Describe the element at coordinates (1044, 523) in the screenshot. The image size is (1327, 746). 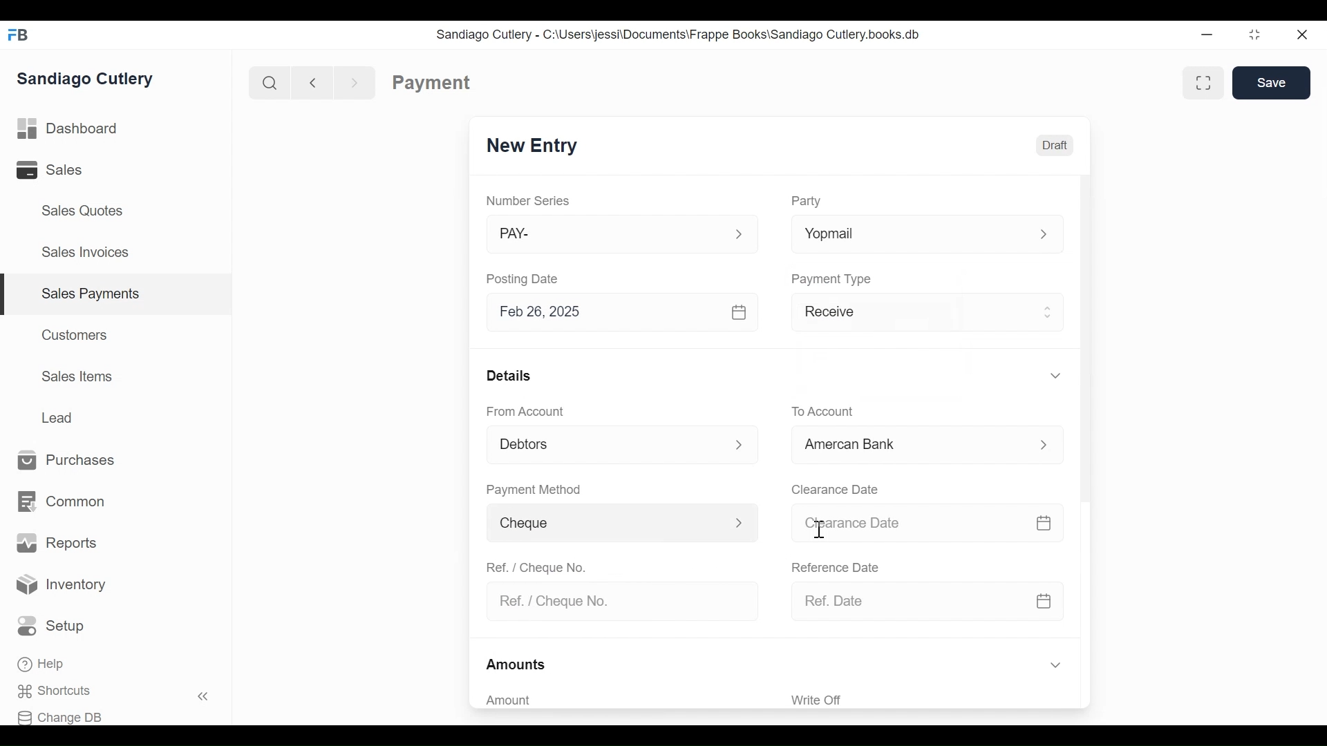
I see `Calendar` at that location.